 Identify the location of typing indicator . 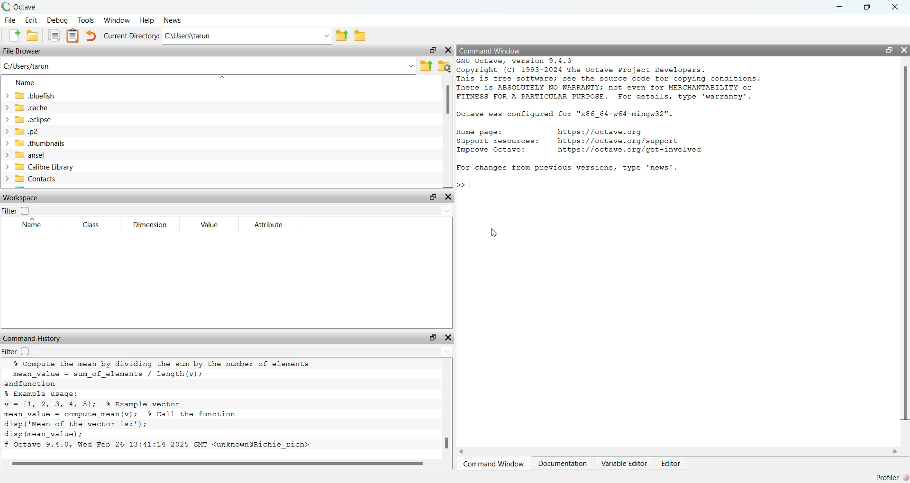
(471, 186).